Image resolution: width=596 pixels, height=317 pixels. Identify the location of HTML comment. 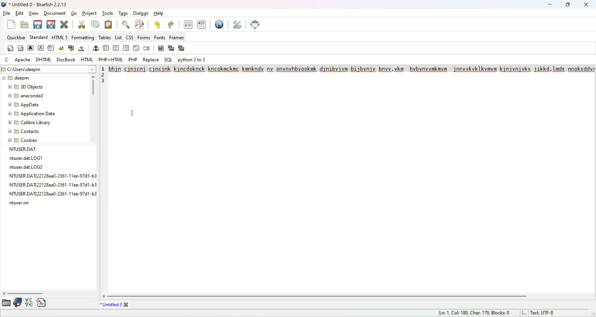
(136, 48).